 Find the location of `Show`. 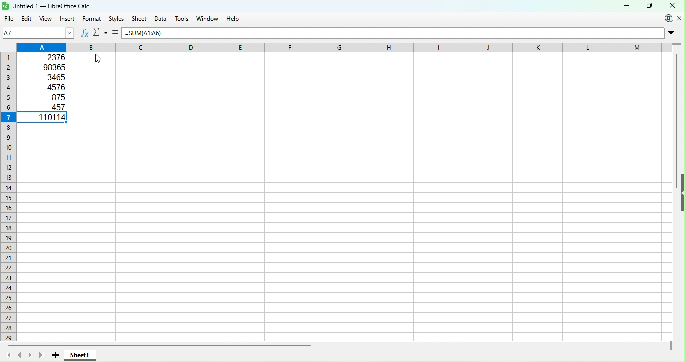

Show is located at coordinates (681, 193).